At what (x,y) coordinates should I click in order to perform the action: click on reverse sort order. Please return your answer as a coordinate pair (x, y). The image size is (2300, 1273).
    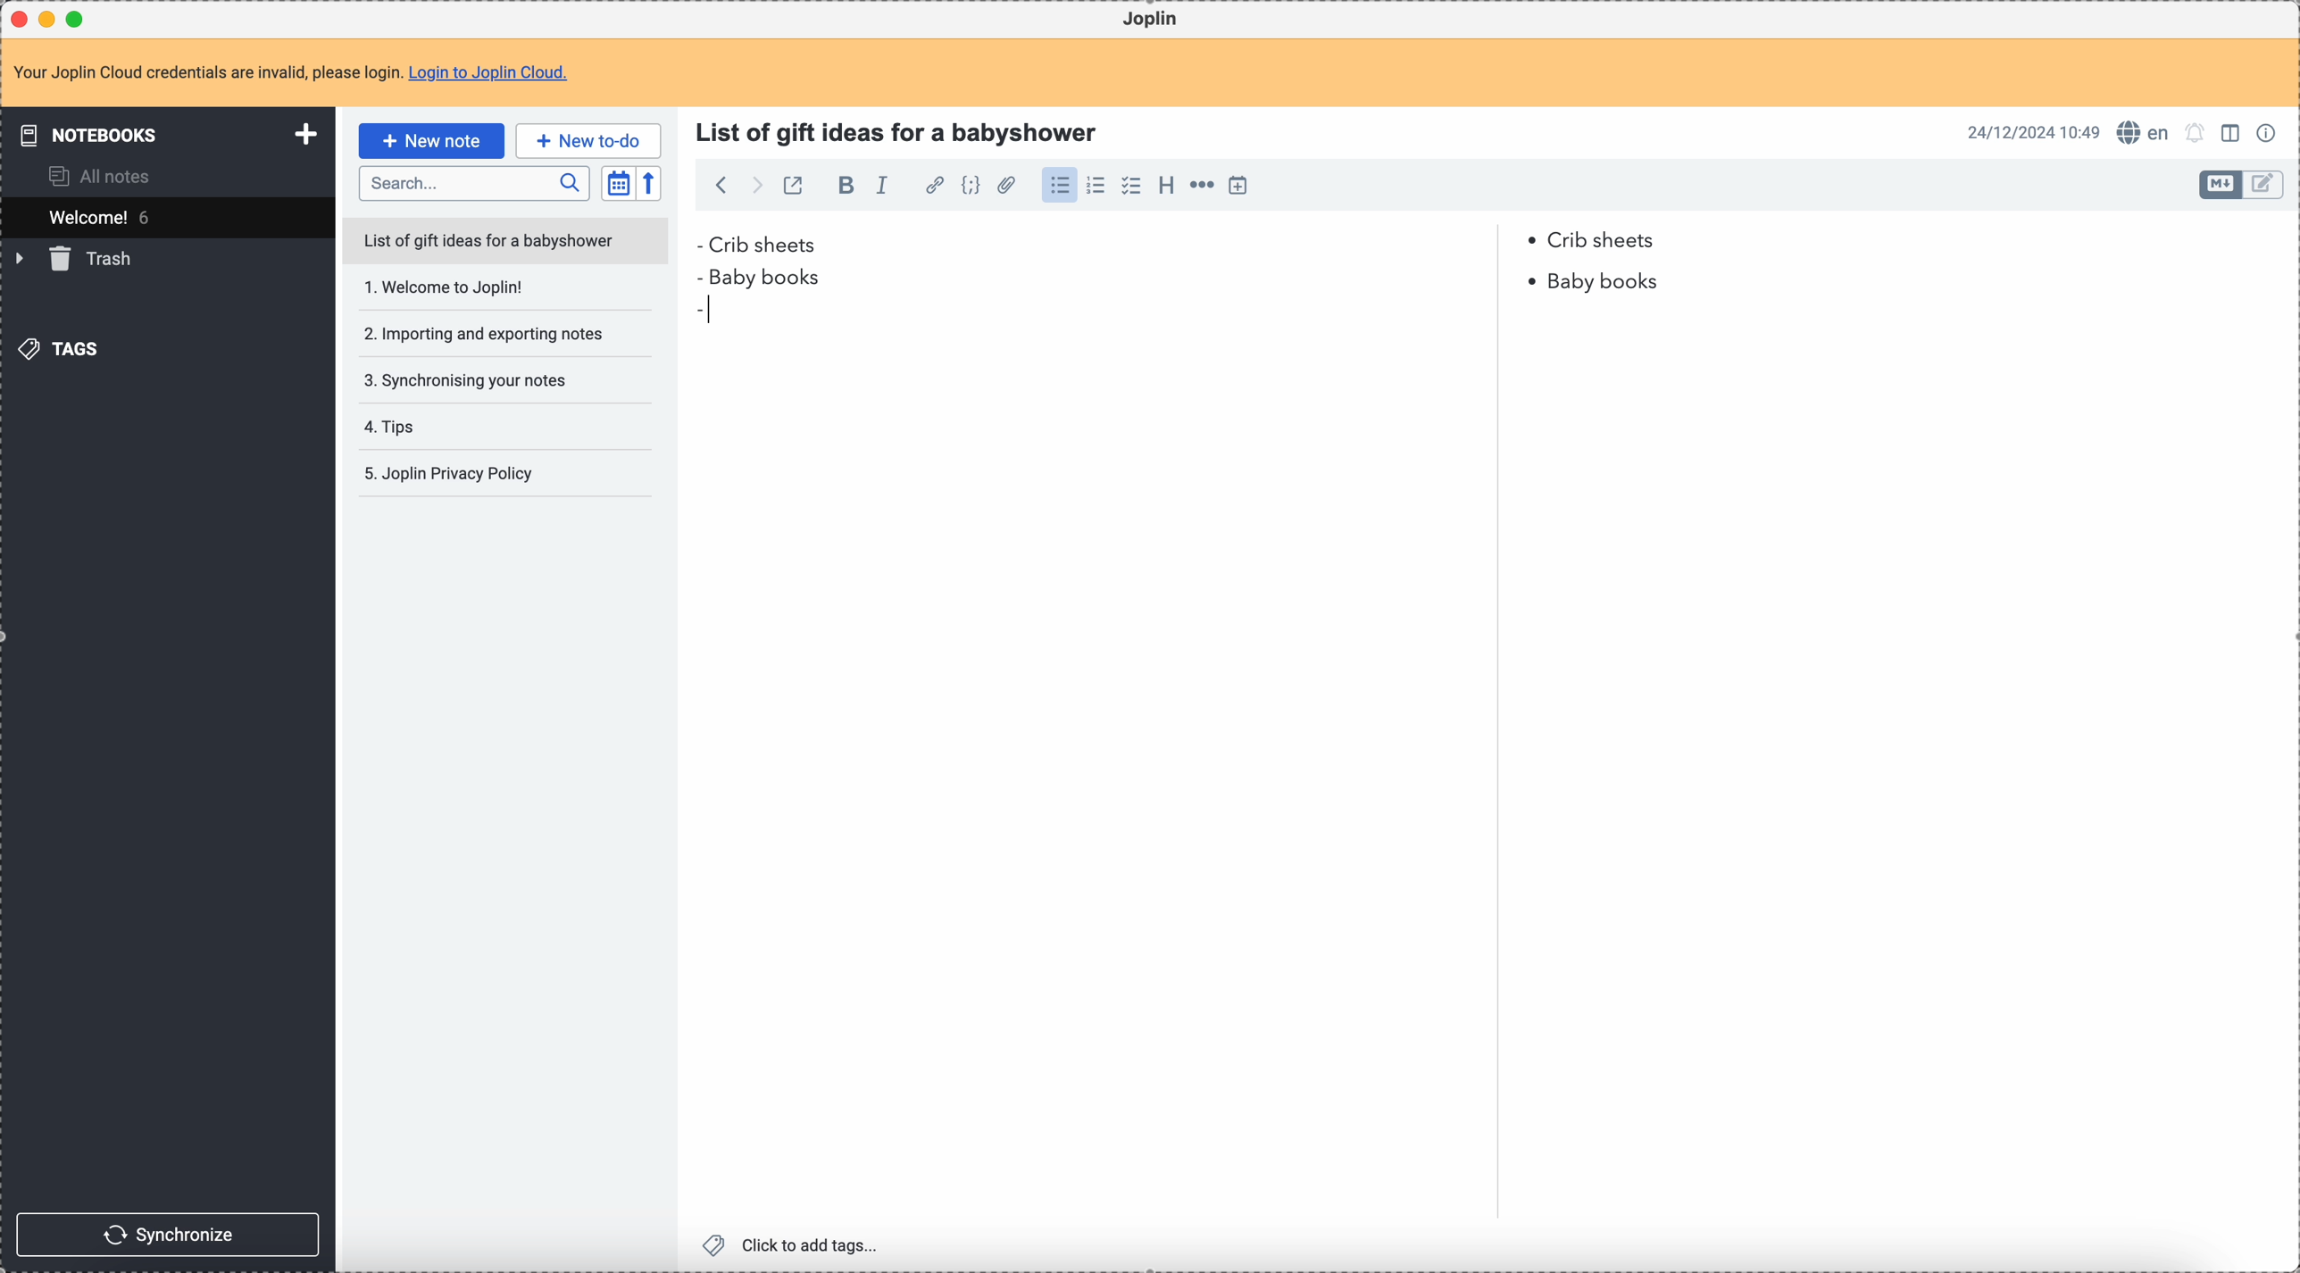
    Looking at the image, I should click on (648, 185).